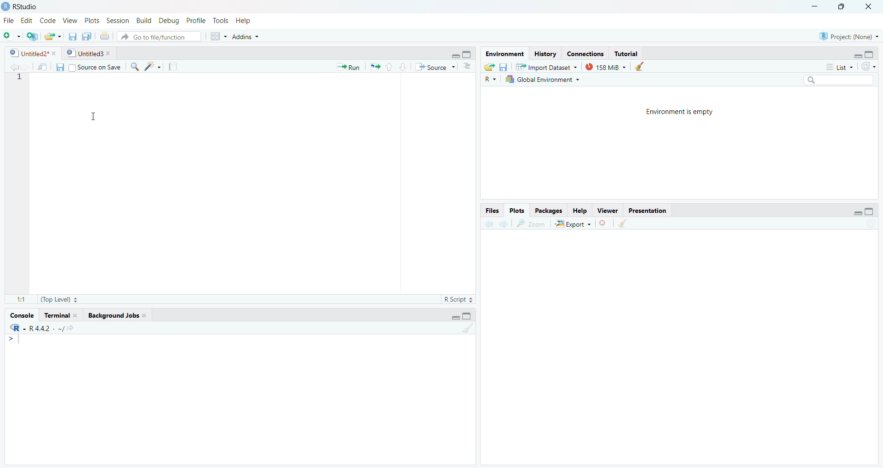  Describe the element at coordinates (60, 67) in the screenshot. I see `Save current document` at that location.